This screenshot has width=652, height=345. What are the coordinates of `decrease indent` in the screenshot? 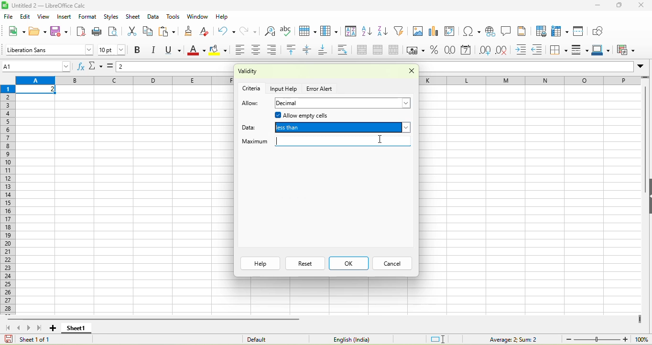 It's located at (540, 51).